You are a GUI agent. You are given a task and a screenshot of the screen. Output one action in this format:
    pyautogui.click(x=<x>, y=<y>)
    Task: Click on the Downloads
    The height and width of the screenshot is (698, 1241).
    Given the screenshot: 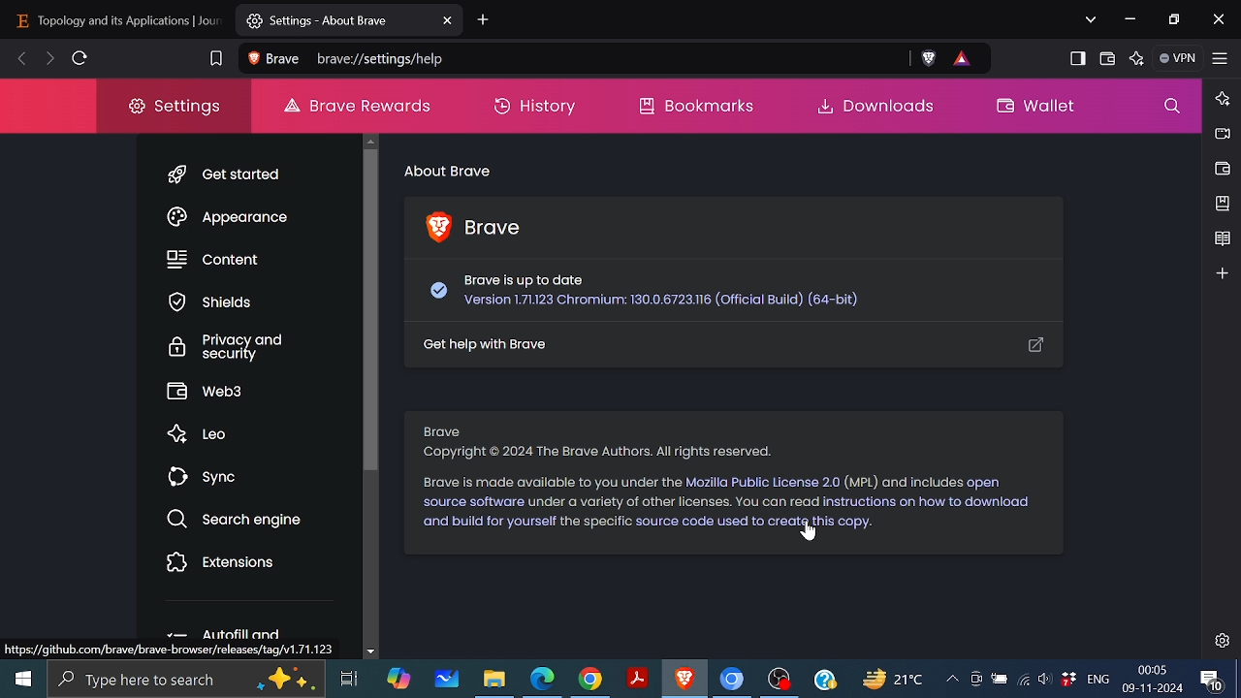 What is the action you would take?
    pyautogui.click(x=876, y=108)
    